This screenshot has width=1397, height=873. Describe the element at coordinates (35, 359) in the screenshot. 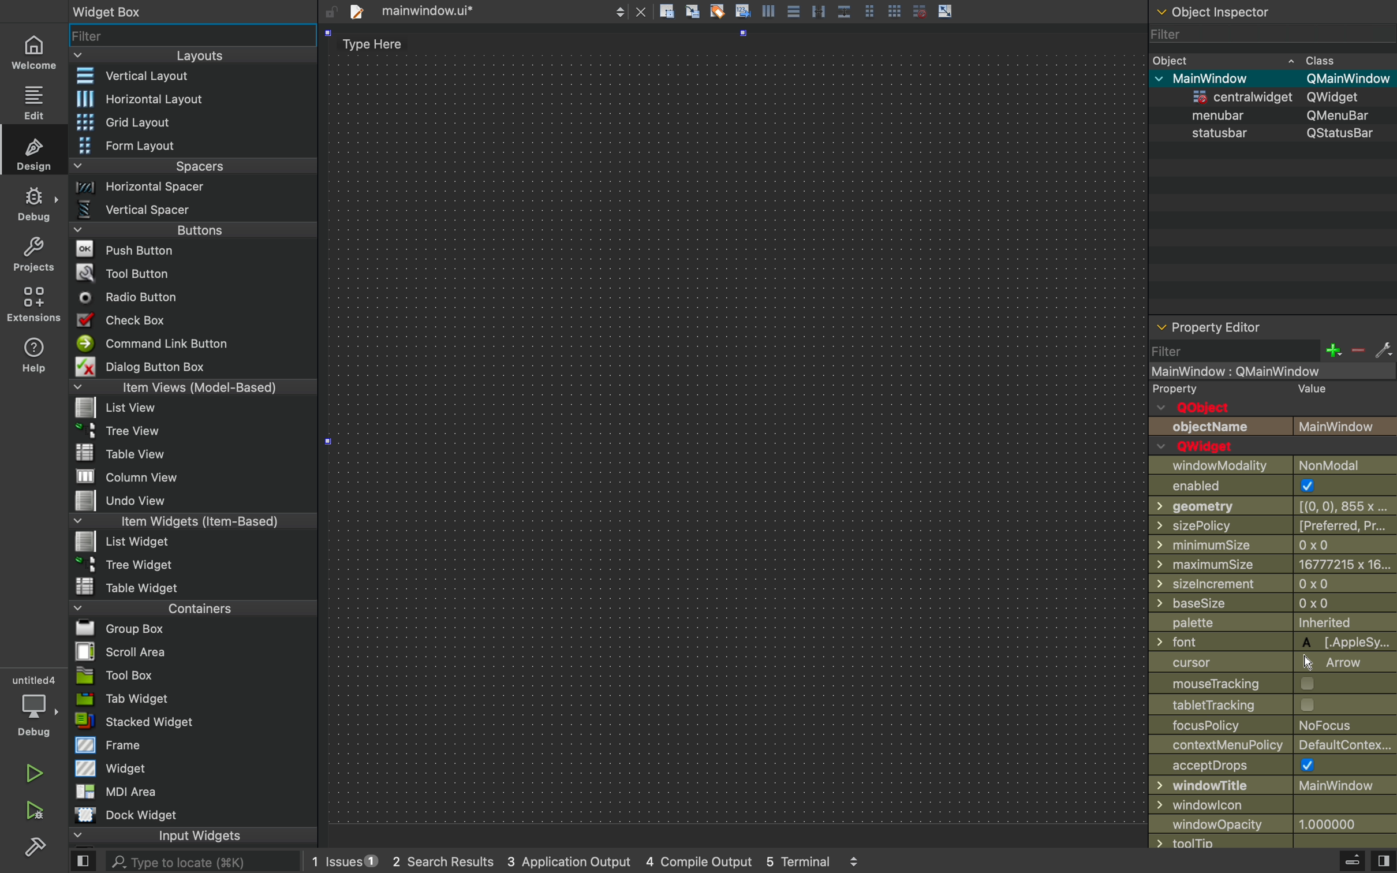

I see `help` at that location.